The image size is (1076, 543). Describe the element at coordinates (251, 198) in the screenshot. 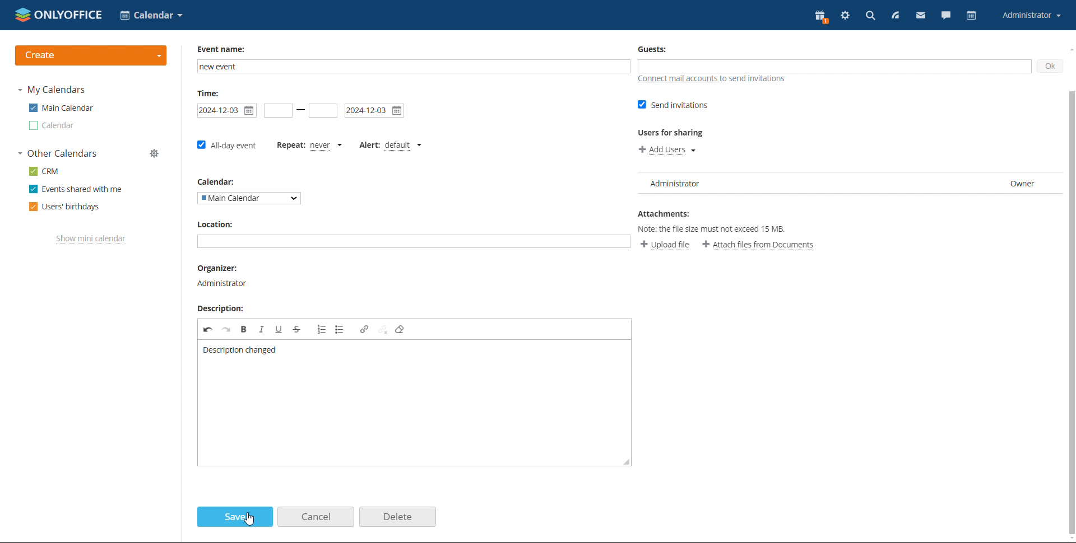

I see `select calendar` at that location.